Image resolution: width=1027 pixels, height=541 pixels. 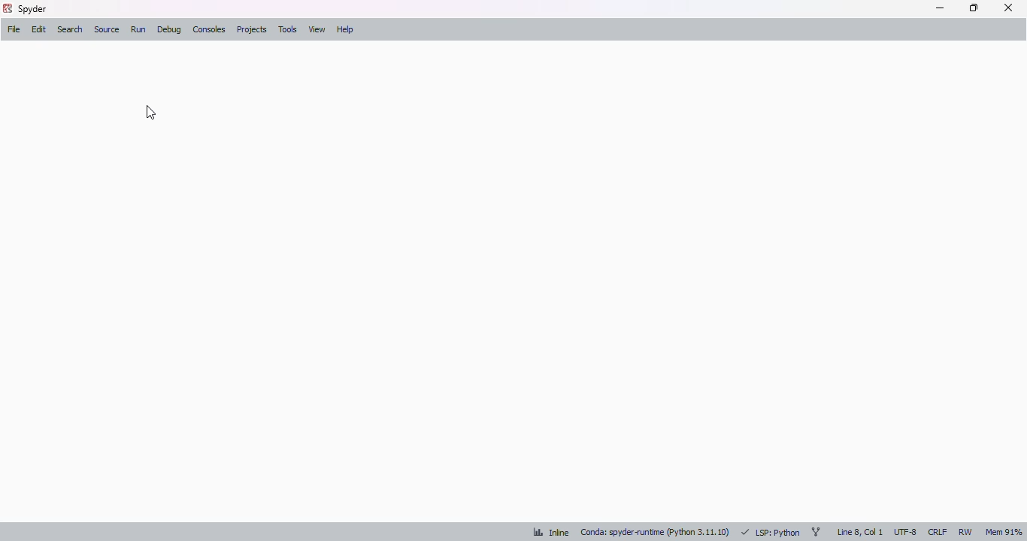 What do you see at coordinates (14, 29) in the screenshot?
I see `file` at bounding box center [14, 29].